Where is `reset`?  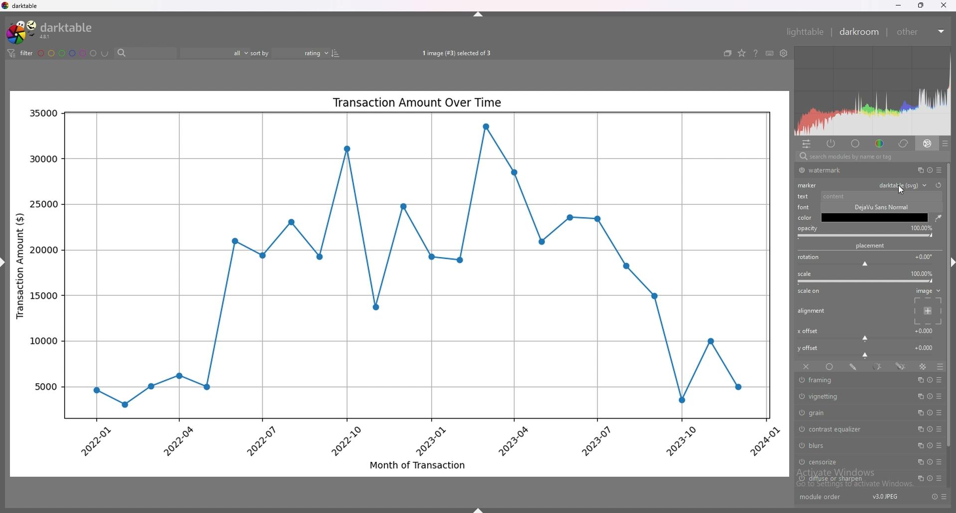 reset is located at coordinates (930, 397).